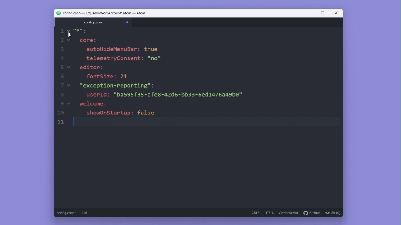 The image size is (401, 225). I want to click on maximize, so click(322, 13).